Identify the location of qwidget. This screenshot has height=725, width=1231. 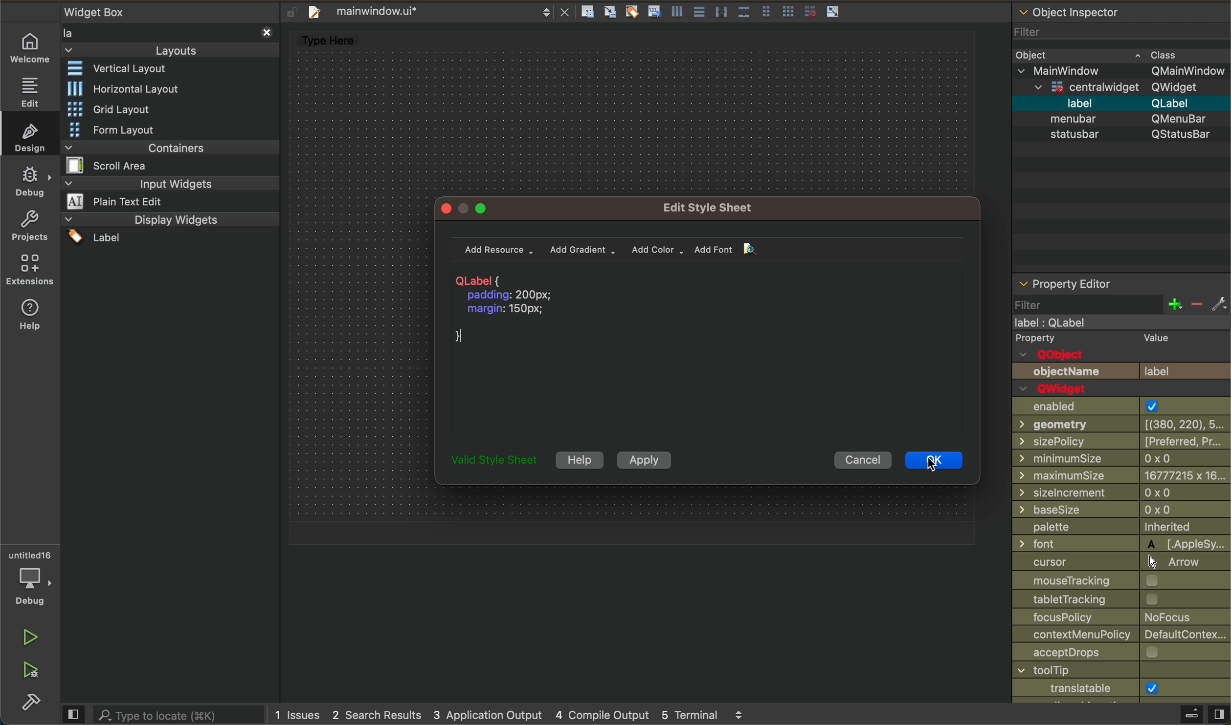
(1062, 389).